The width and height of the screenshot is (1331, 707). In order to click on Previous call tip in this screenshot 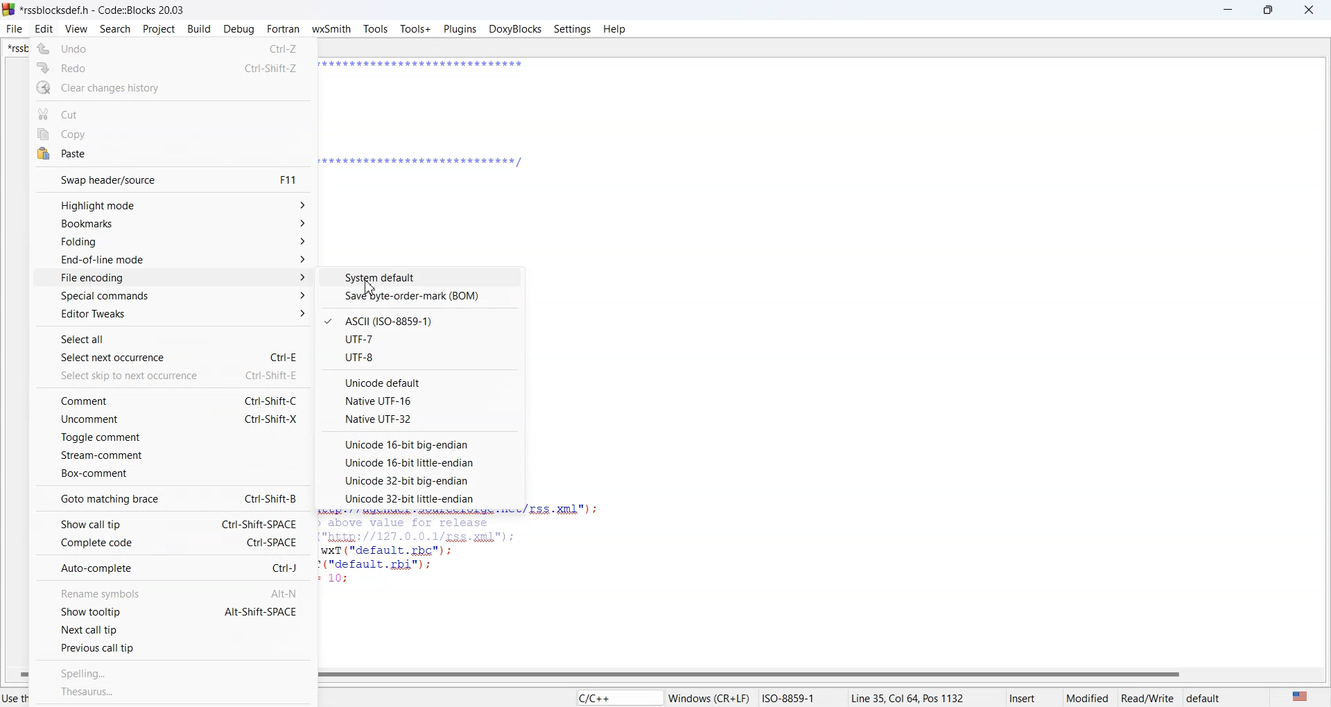, I will do `click(173, 647)`.